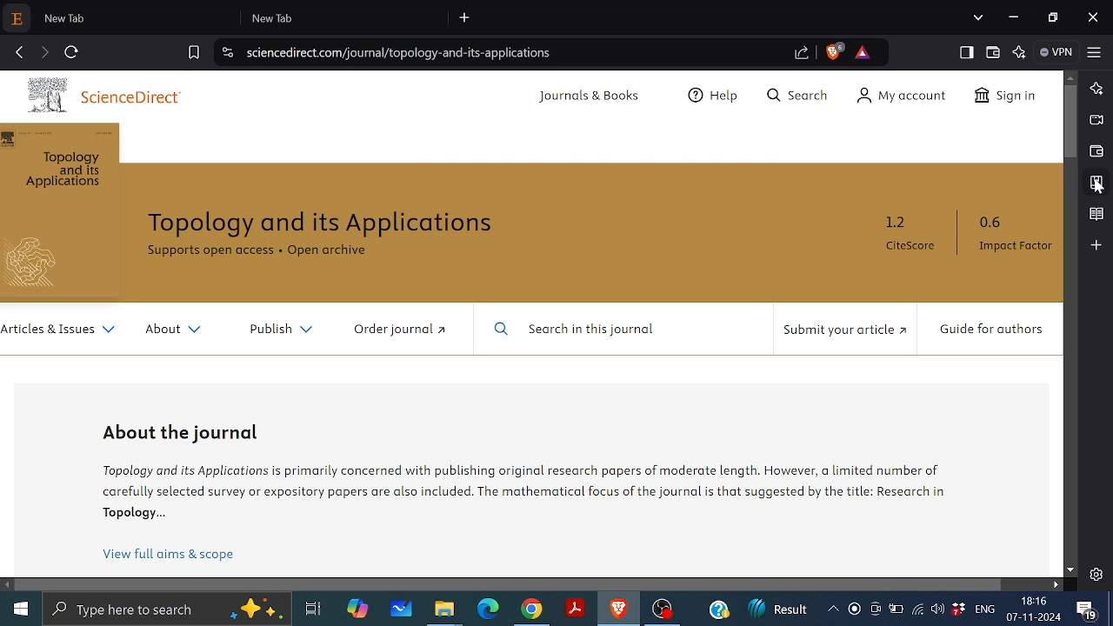 The height and width of the screenshot is (626, 1113). What do you see at coordinates (896, 97) in the screenshot?
I see `My Account` at bounding box center [896, 97].